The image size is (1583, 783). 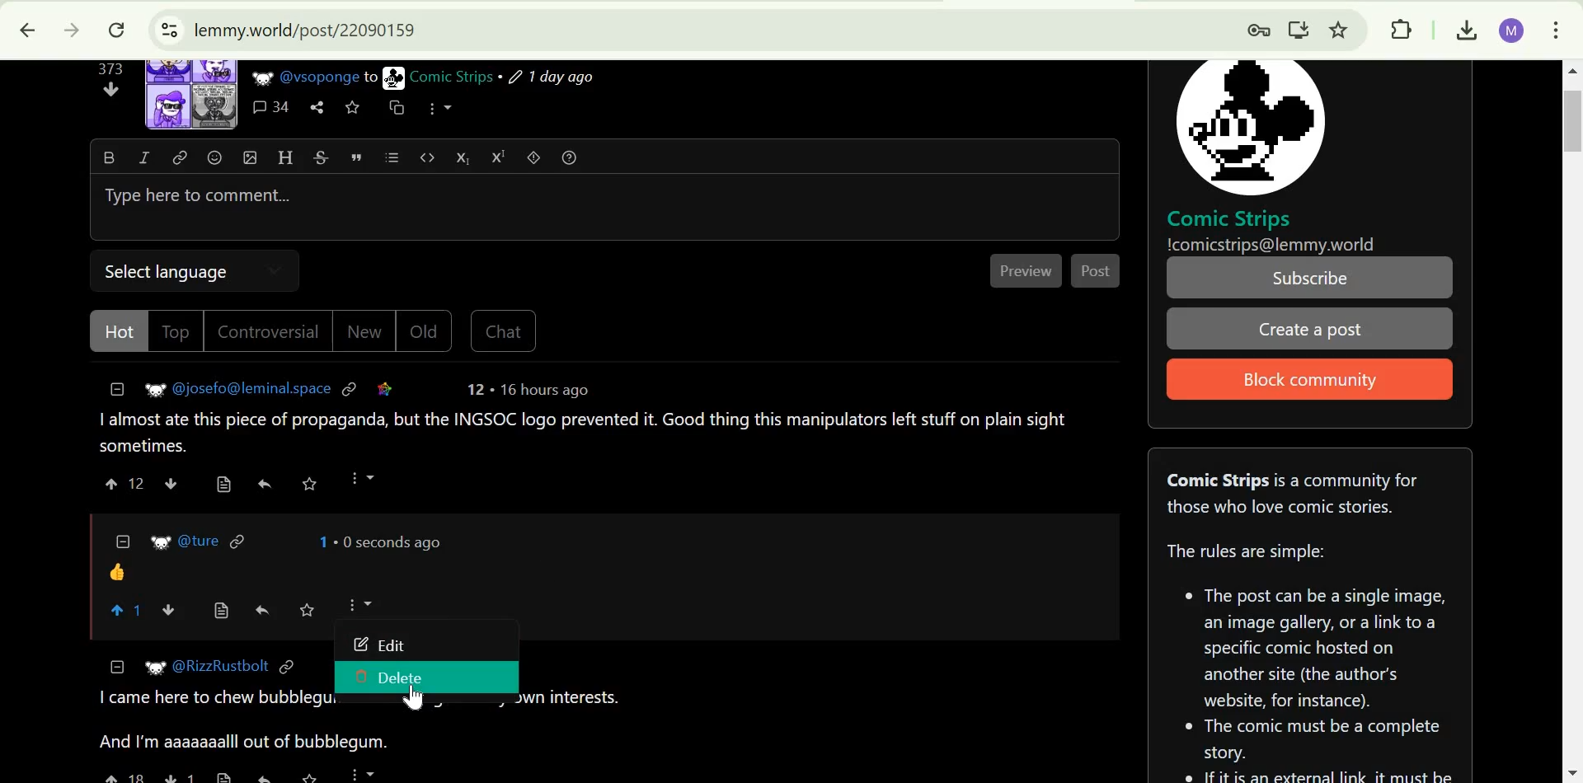 What do you see at coordinates (388, 542) in the screenshot?
I see `0 seconds ago` at bounding box center [388, 542].